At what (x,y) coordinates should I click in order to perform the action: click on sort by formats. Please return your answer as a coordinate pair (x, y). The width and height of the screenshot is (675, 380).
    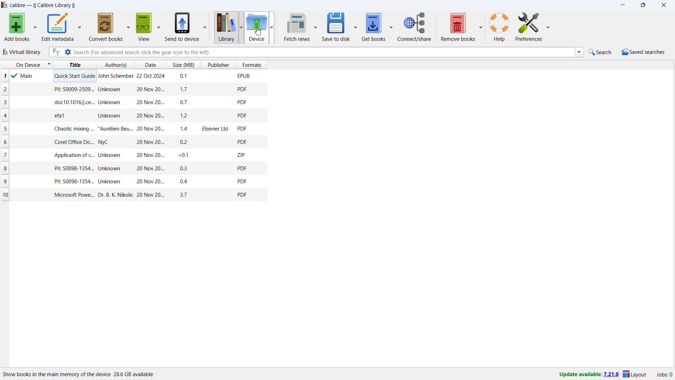
    Looking at the image, I should click on (252, 64).